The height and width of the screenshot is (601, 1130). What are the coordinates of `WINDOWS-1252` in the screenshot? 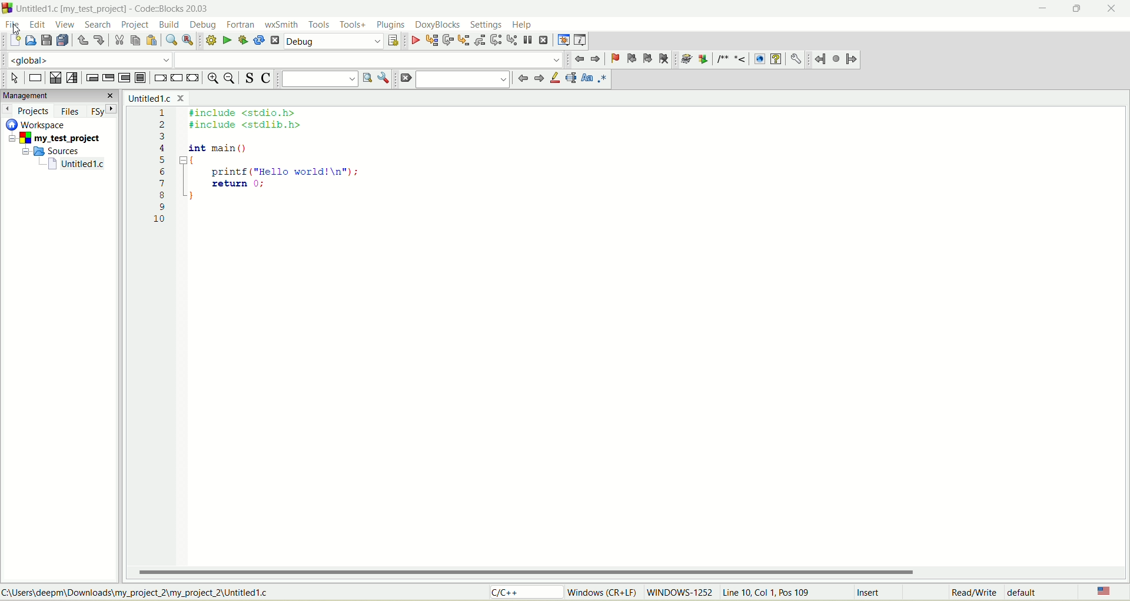 It's located at (679, 594).